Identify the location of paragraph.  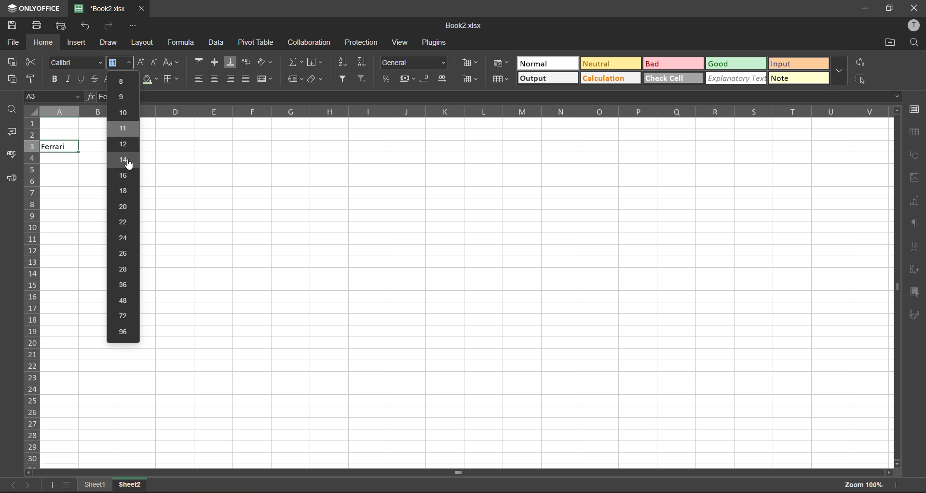
(916, 224).